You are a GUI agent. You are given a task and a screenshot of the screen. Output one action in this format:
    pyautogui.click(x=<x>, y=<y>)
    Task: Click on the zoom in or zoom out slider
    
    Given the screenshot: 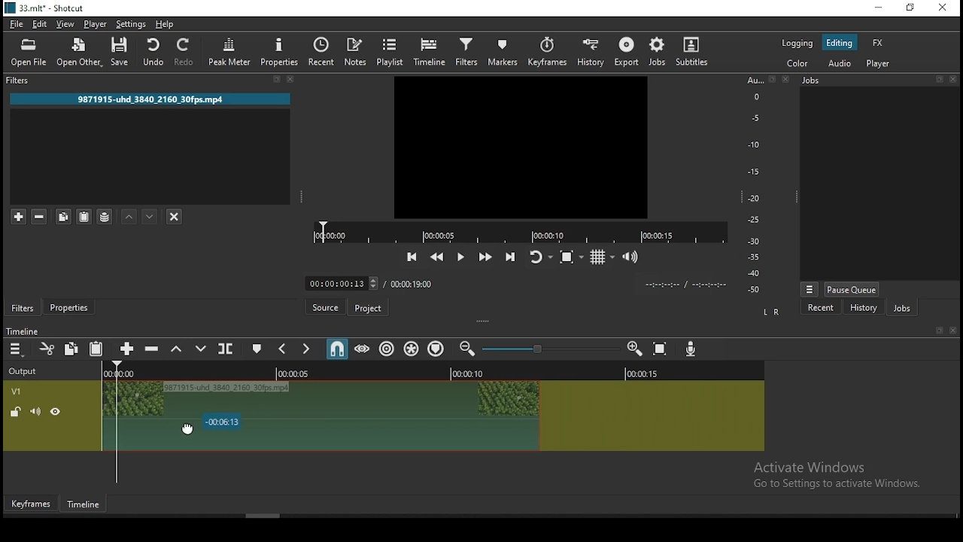 What is the action you would take?
    pyautogui.click(x=547, y=349)
    